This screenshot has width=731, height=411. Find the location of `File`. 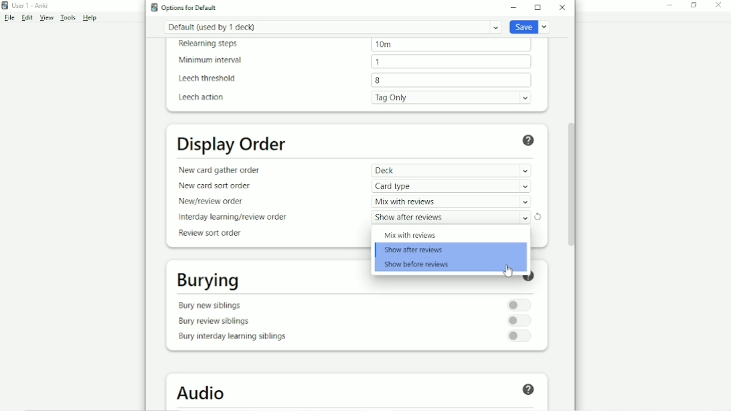

File is located at coordinates (9, 17).